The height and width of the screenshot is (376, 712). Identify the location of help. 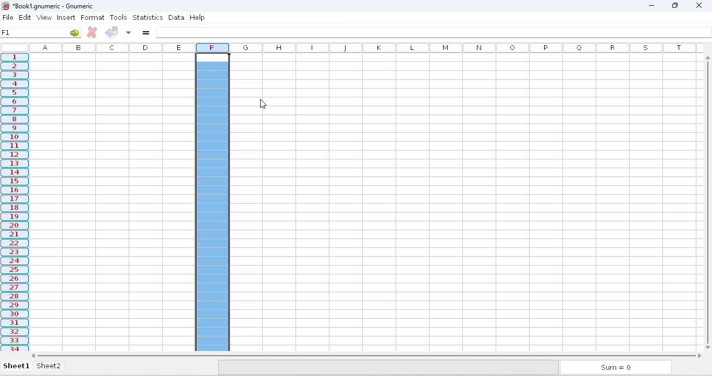
(198, 17).